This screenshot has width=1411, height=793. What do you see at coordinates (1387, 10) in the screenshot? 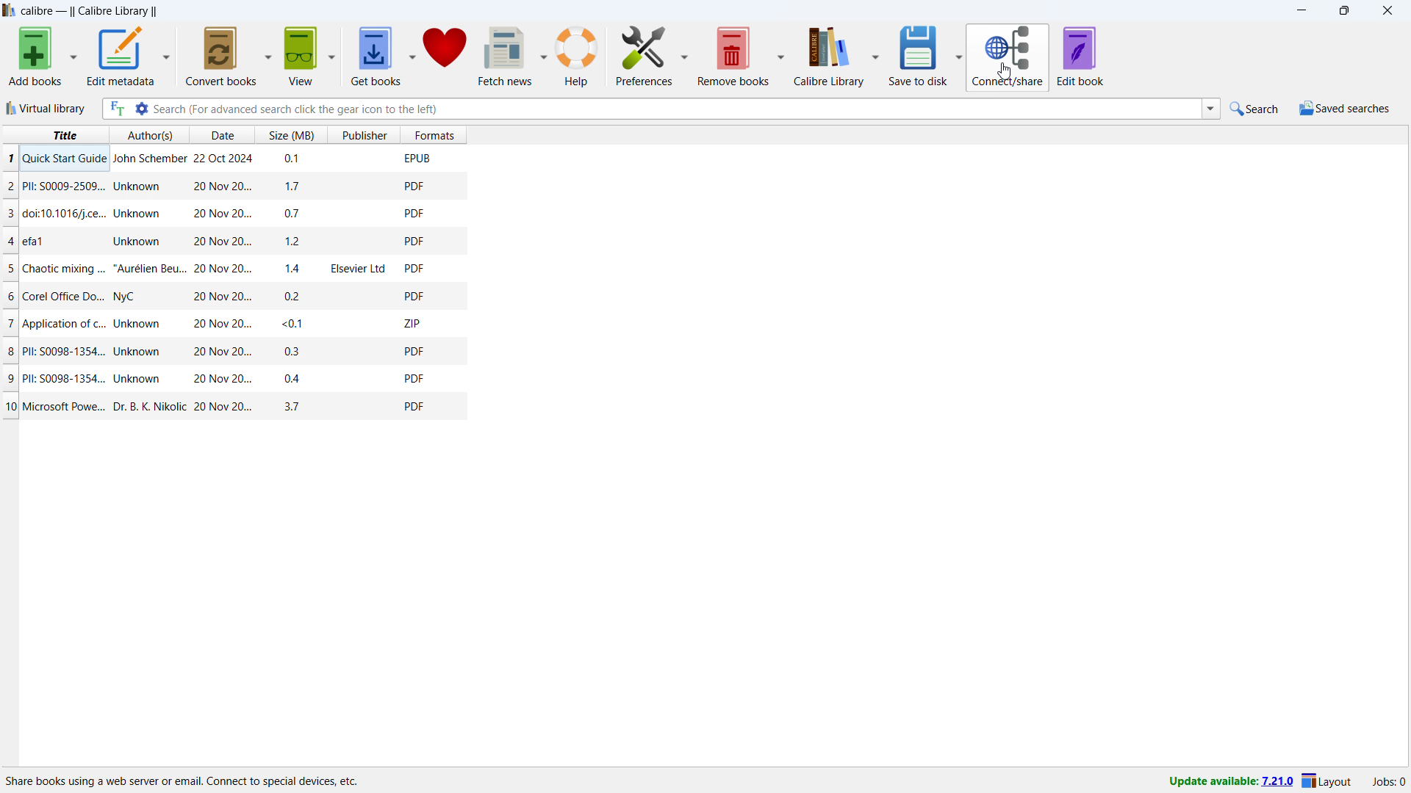
I see `close` at bounding box center [1387, 10].